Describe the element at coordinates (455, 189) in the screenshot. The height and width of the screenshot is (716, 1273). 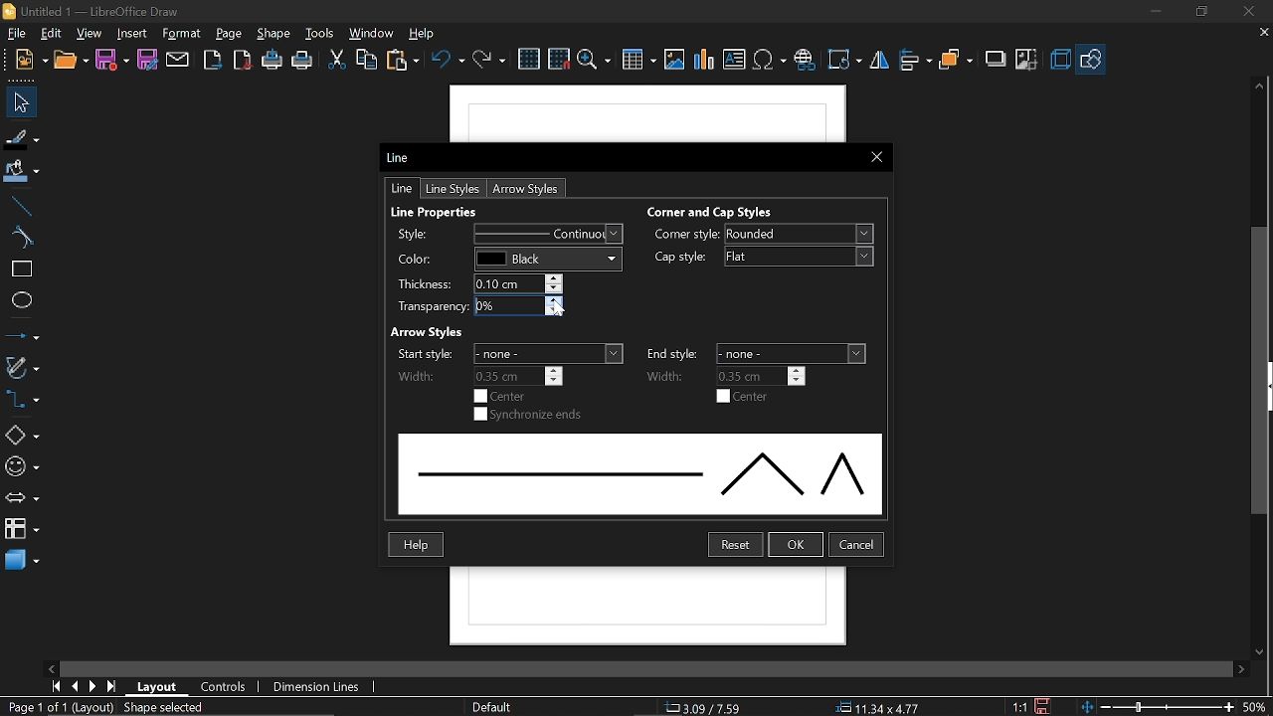
I see `Line styles` at that location.